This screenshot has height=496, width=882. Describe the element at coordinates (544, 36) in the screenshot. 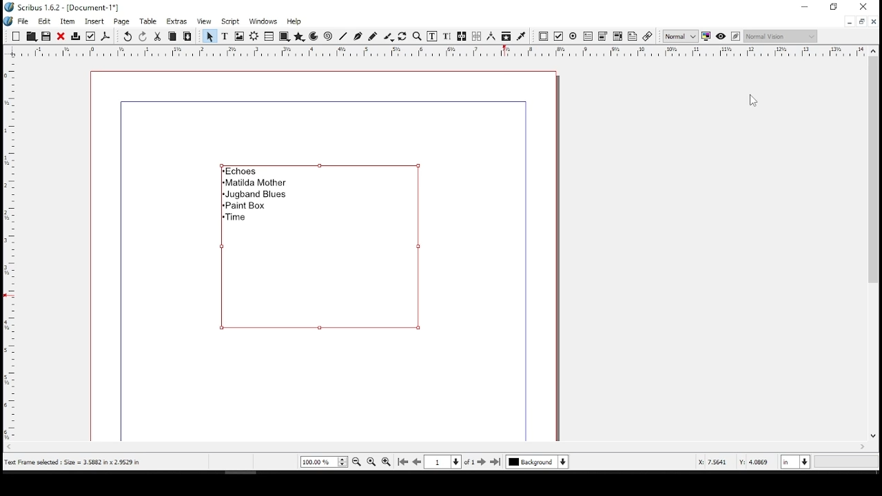

I see `PDF push button` at that location.